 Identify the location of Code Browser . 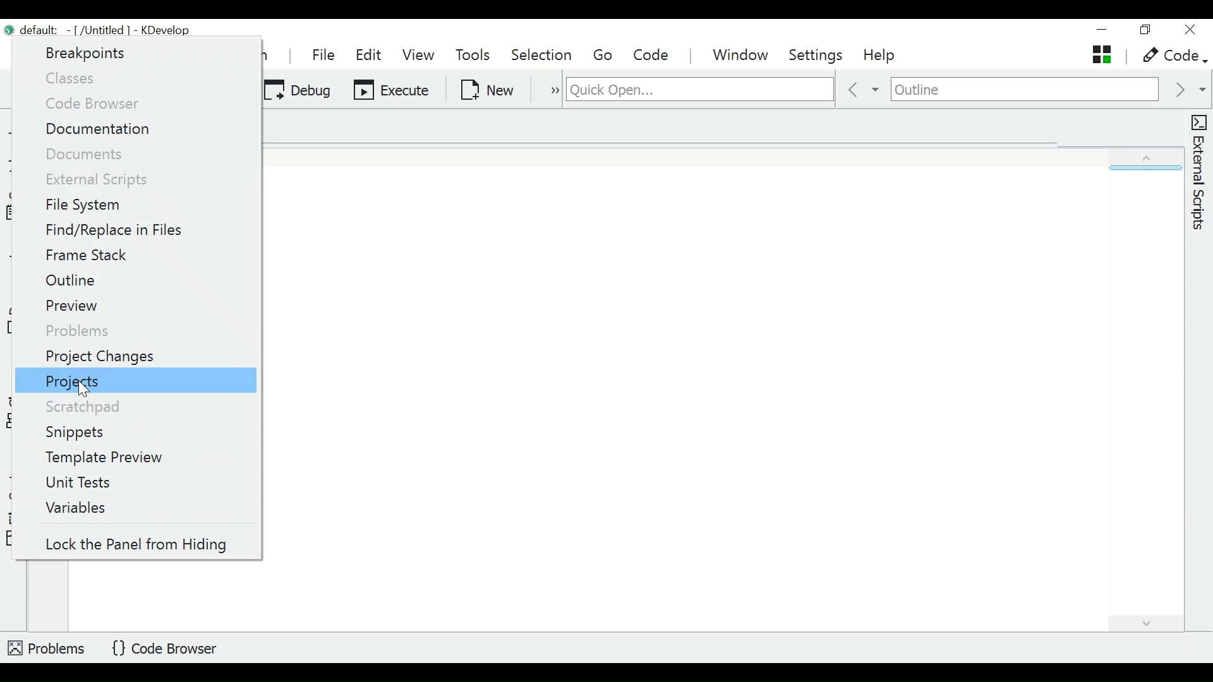
(164, 647).